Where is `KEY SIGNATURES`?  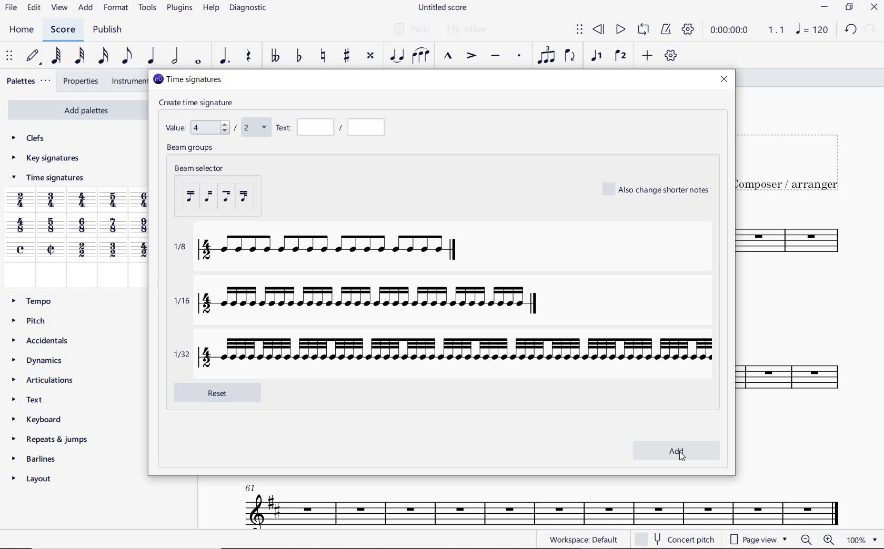
KEY SIGNATURES is located at coordinates (45, 158).